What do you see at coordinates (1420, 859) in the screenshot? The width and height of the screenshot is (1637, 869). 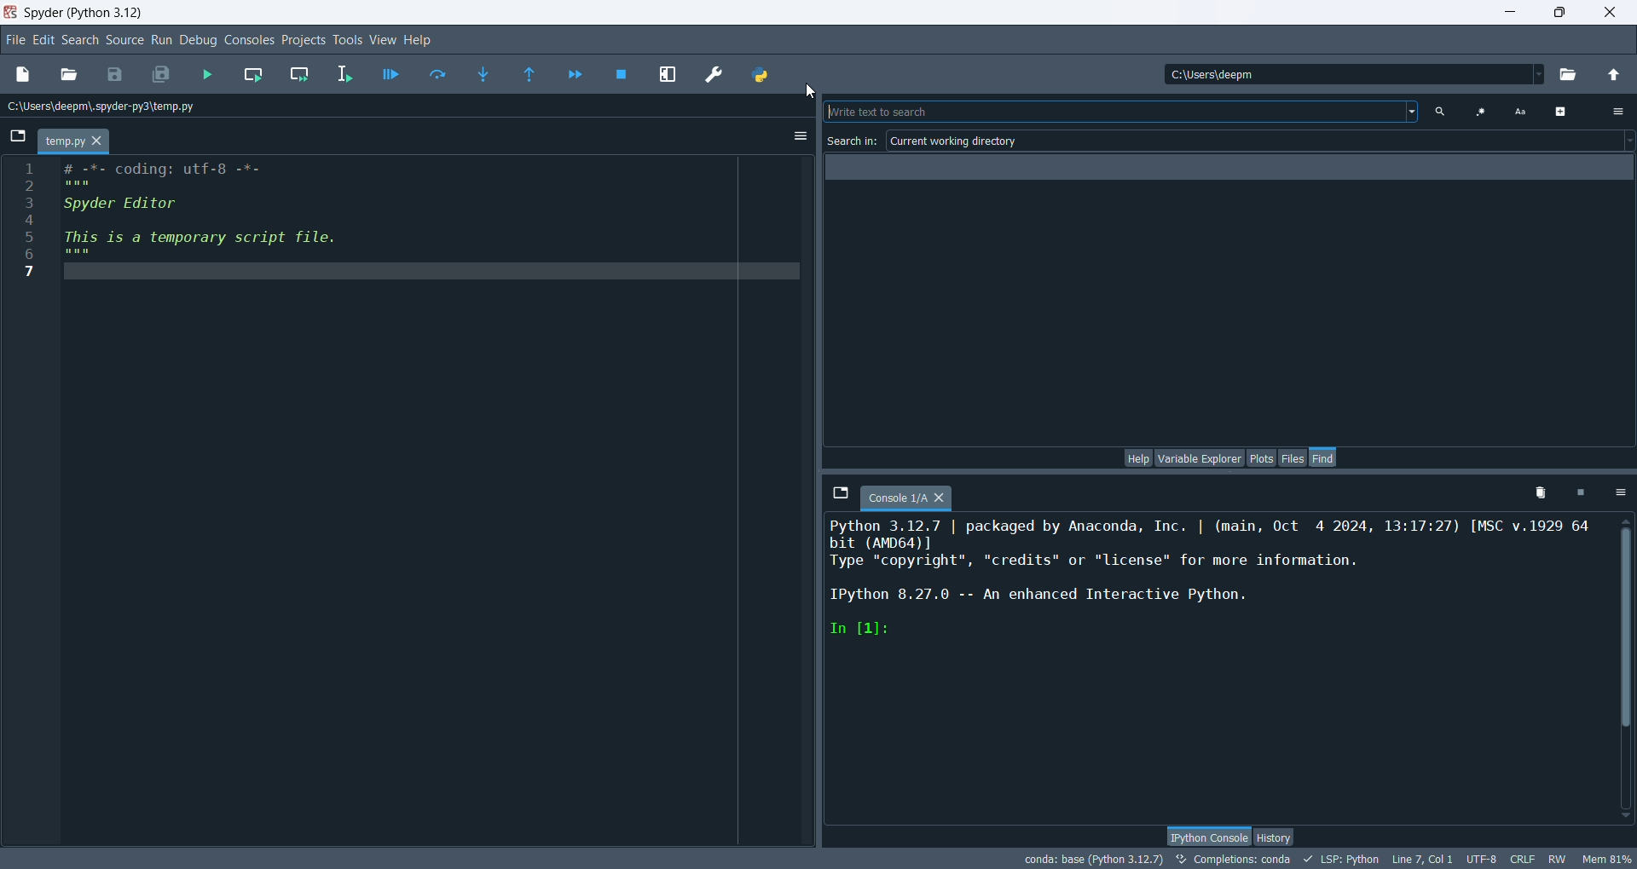 I see `line, col` at bounding box center [1420, 859].